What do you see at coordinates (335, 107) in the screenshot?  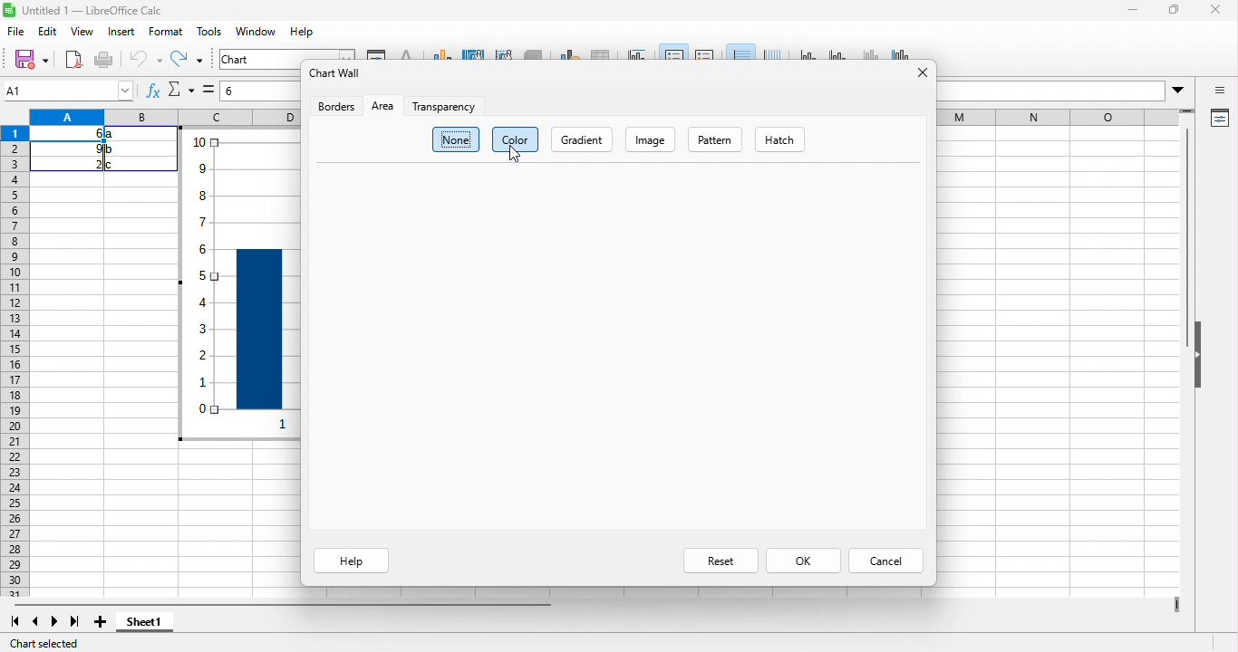 I see `borders` at bounding box center [335, 107].